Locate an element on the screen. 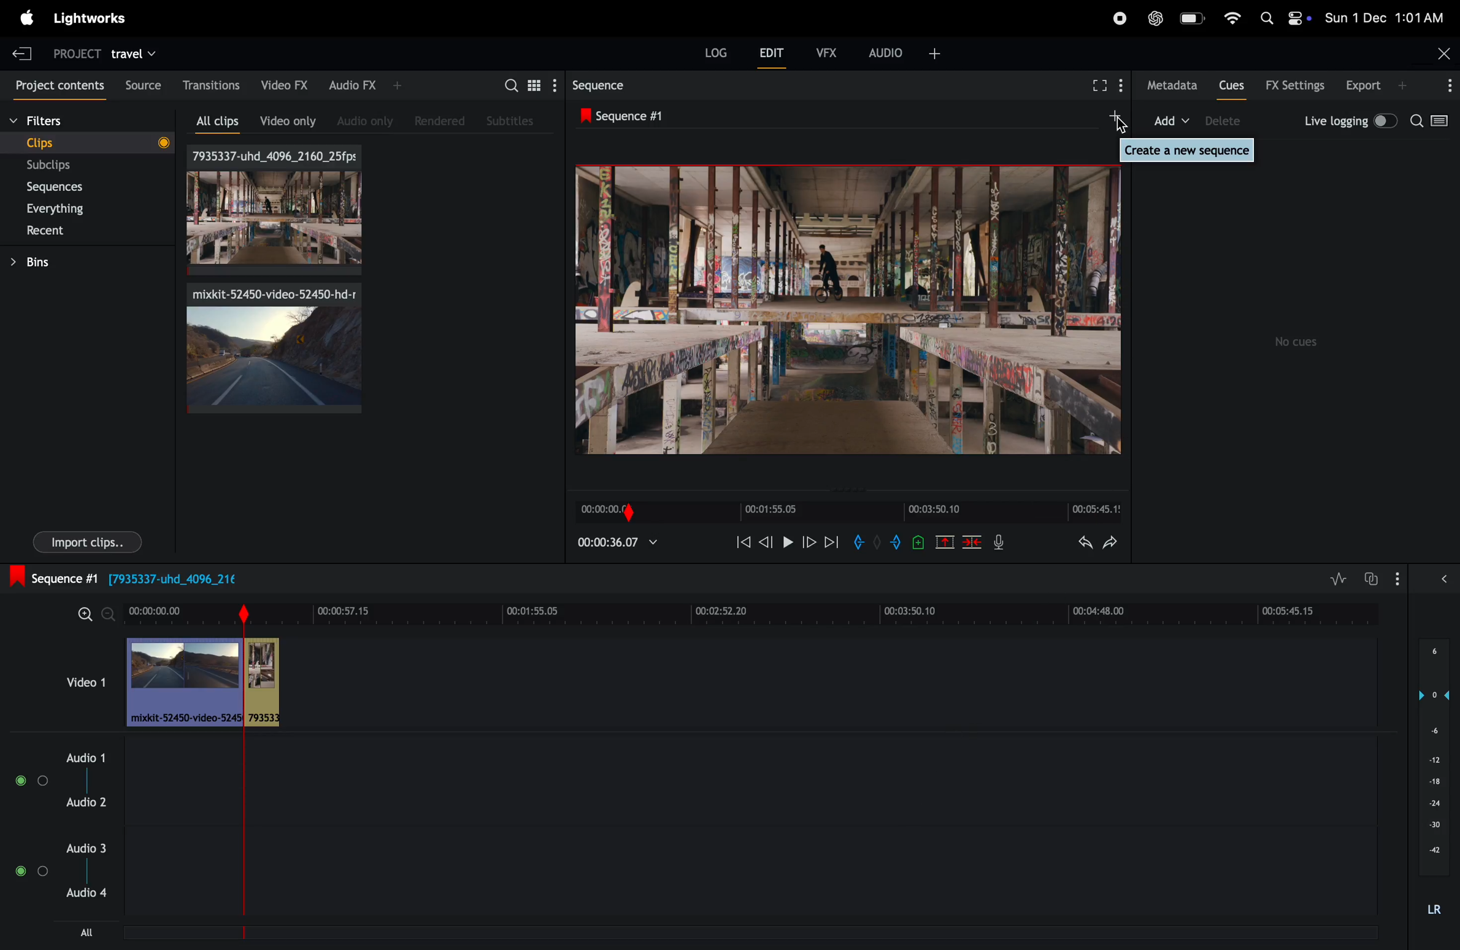 The height and width of the screenshot is (950, 1460). options is located at coordinates (1448, 86).